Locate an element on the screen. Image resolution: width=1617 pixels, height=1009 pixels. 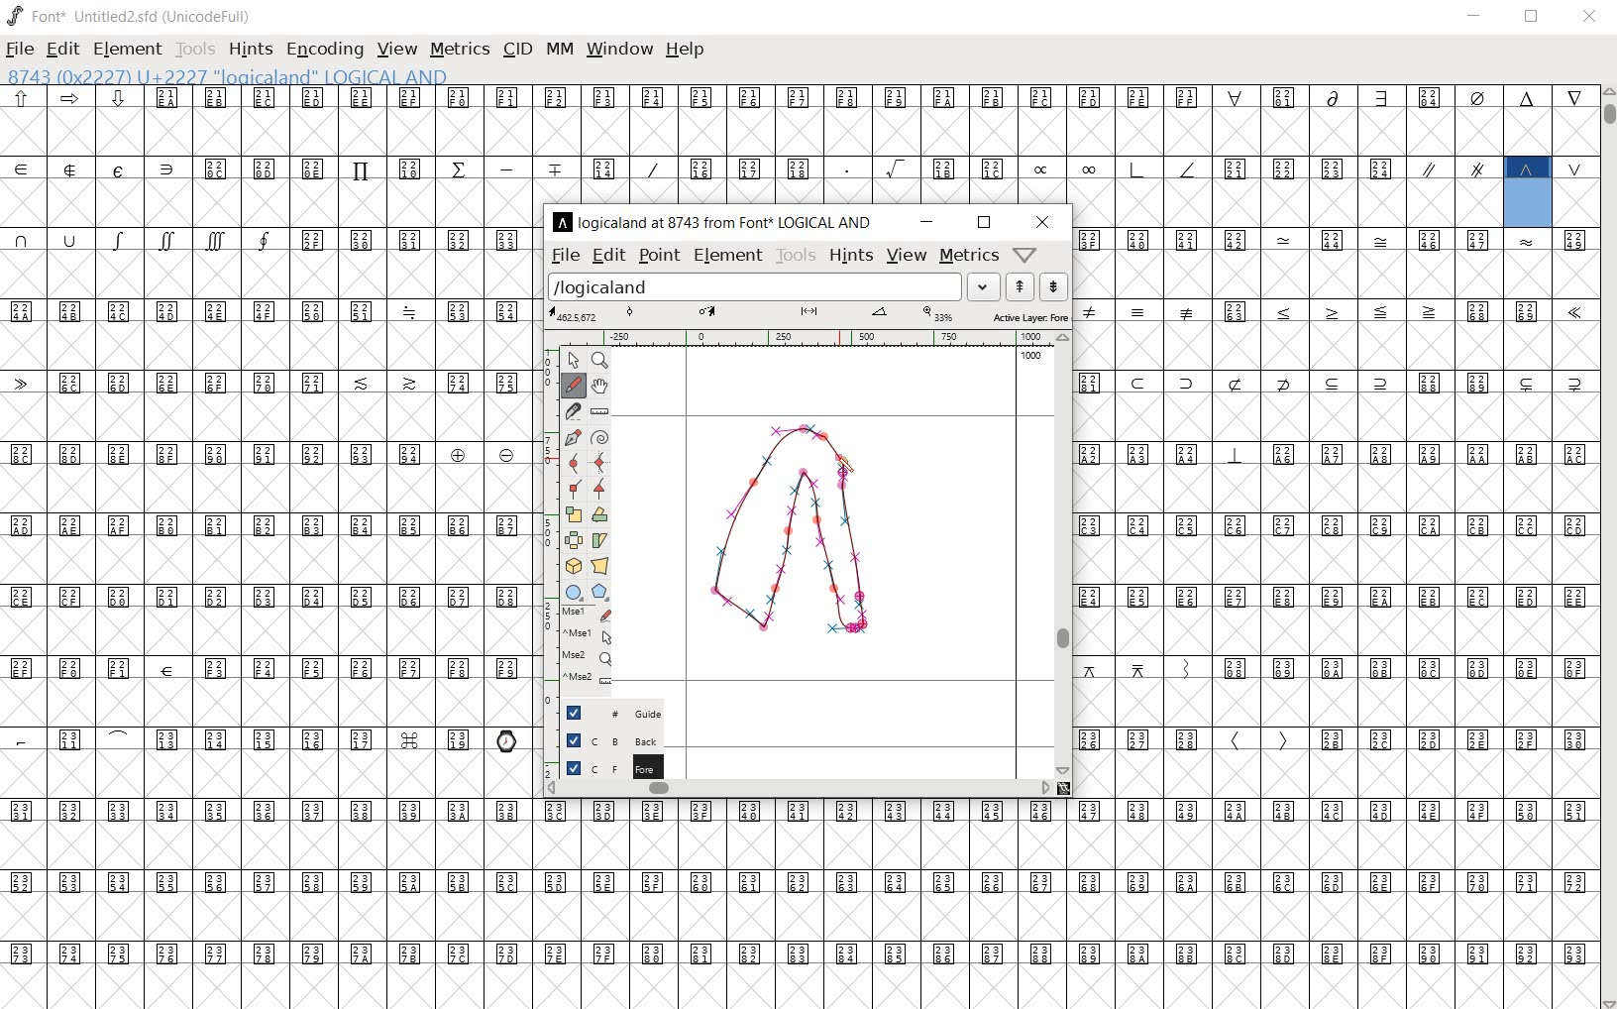
flip the selection is located at coordinates (574, 540).